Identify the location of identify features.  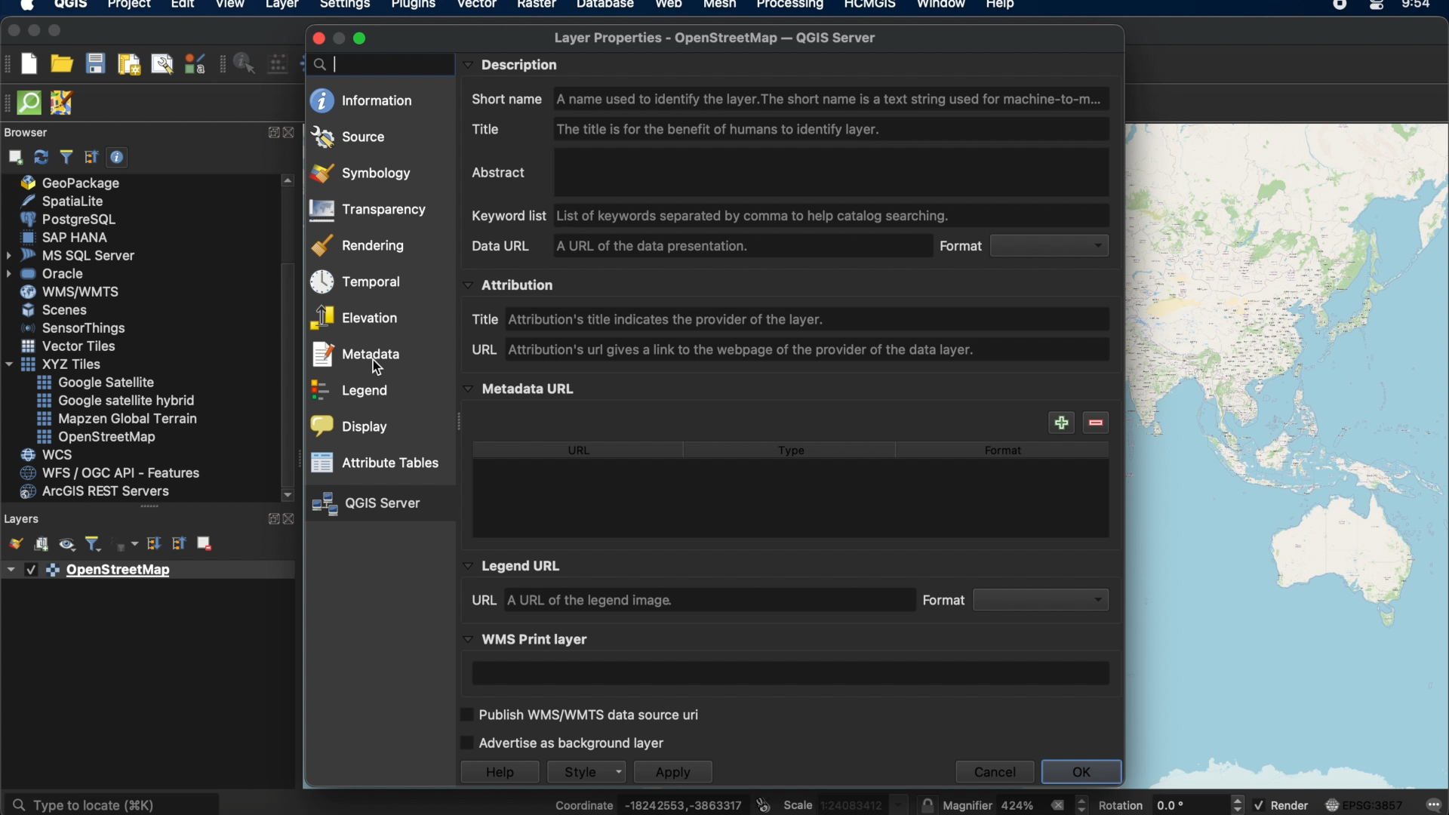
(247, 63).